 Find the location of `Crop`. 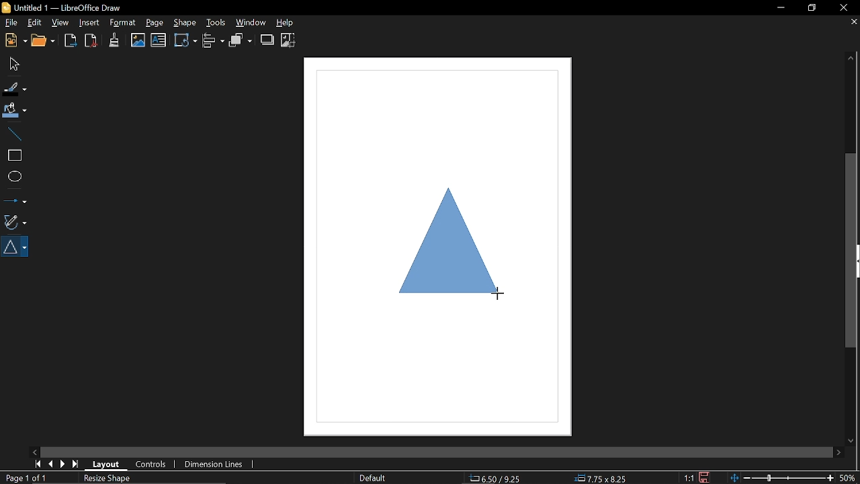

Crop is located at coordinates (288, 40).